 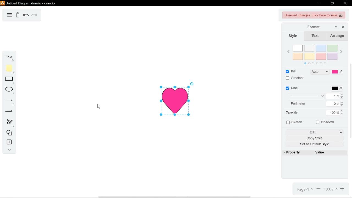 What do you see at coordinates (316, 144) in the screenshot?
I see `set as default style` at bounding box center [316, 144].